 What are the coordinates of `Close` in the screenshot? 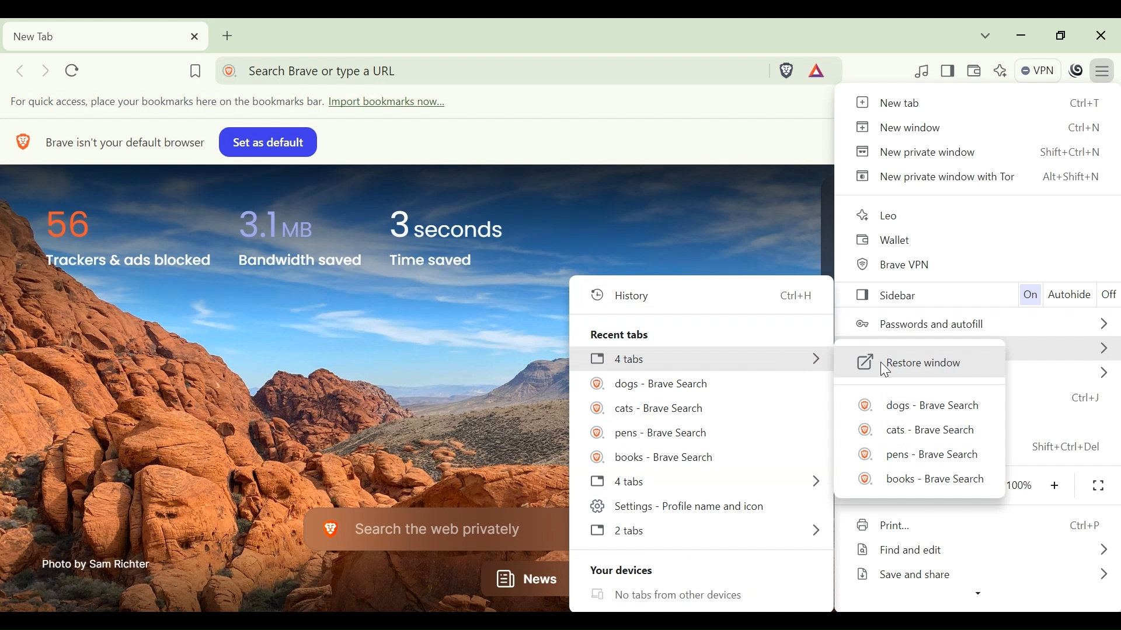 It's located at (1101, 34).